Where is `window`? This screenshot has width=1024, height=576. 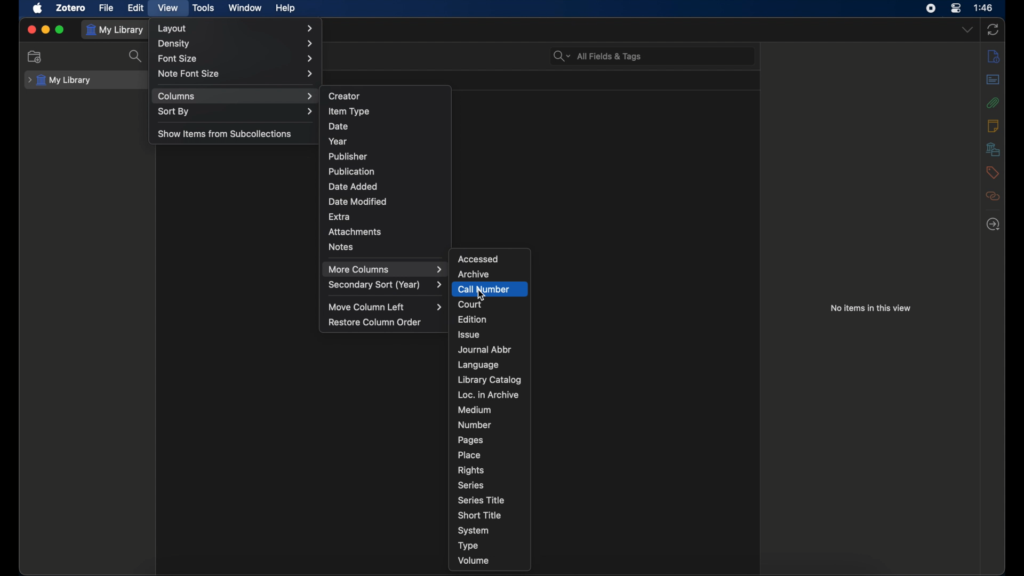
window is located at coordinates (245, 8).